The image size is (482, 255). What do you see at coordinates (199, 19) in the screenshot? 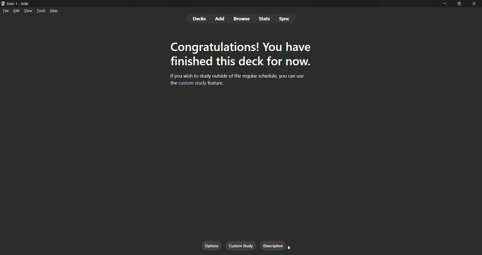
I see `decks` at bounding box center [199, 19].